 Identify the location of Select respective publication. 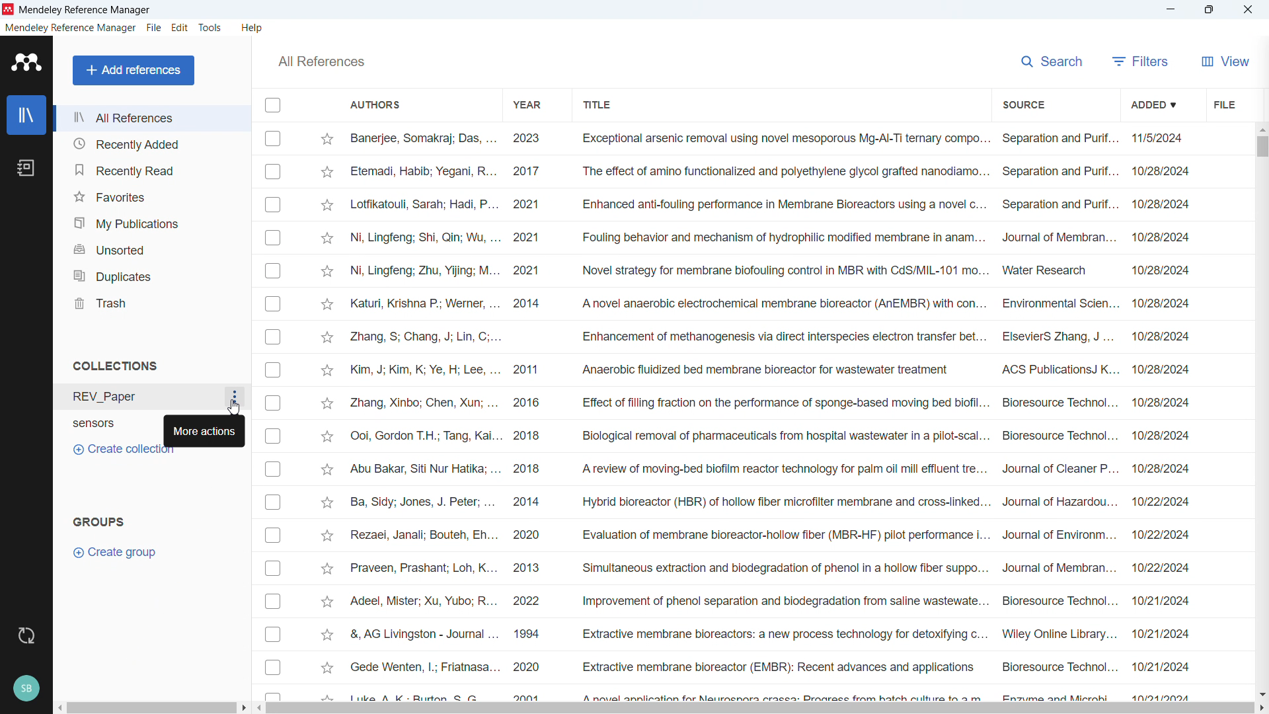
(273, 403).